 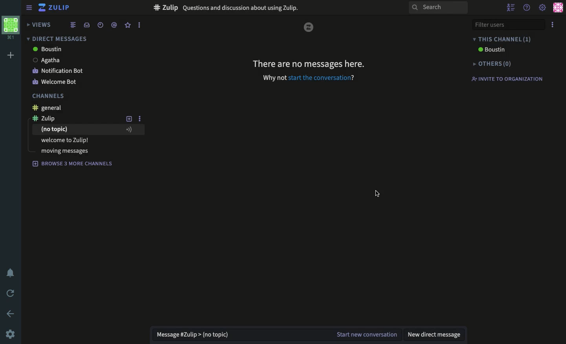 What do you see at coordinates (42, 7) in the screenshot?
I see `zulip logo` at bounding box center [42, 7].